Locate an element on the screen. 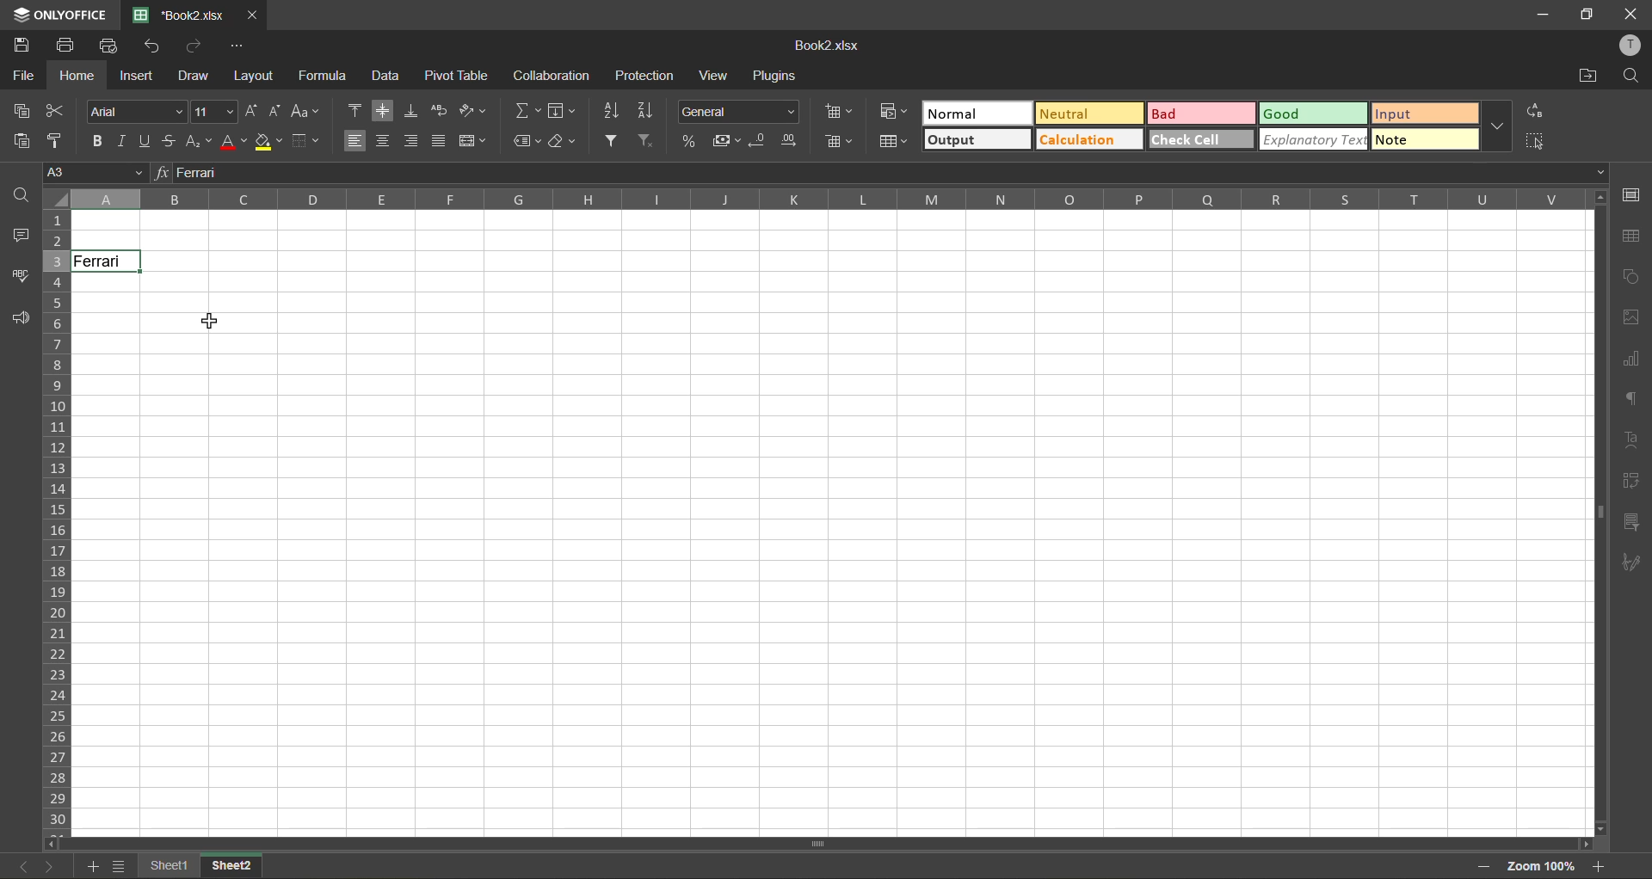 Image resolution: width=1652 pixels, height=879 pixels. table is located at coordinates (1630, 236).